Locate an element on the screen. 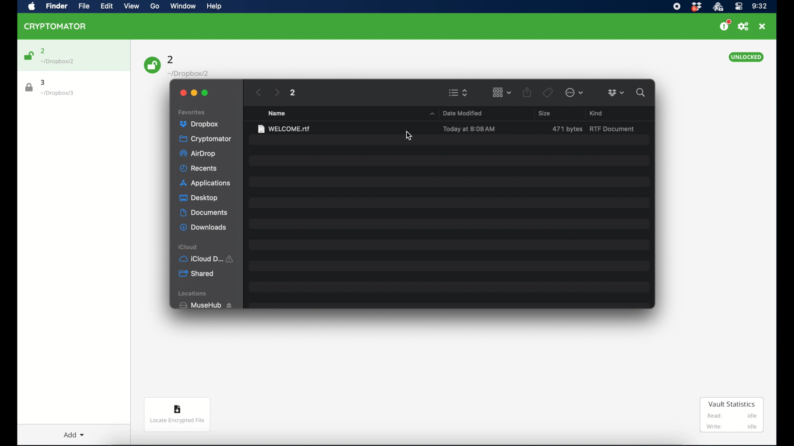 The width and height of the screenshot is (794, 446). 2 is located at coordinates (172, 59).